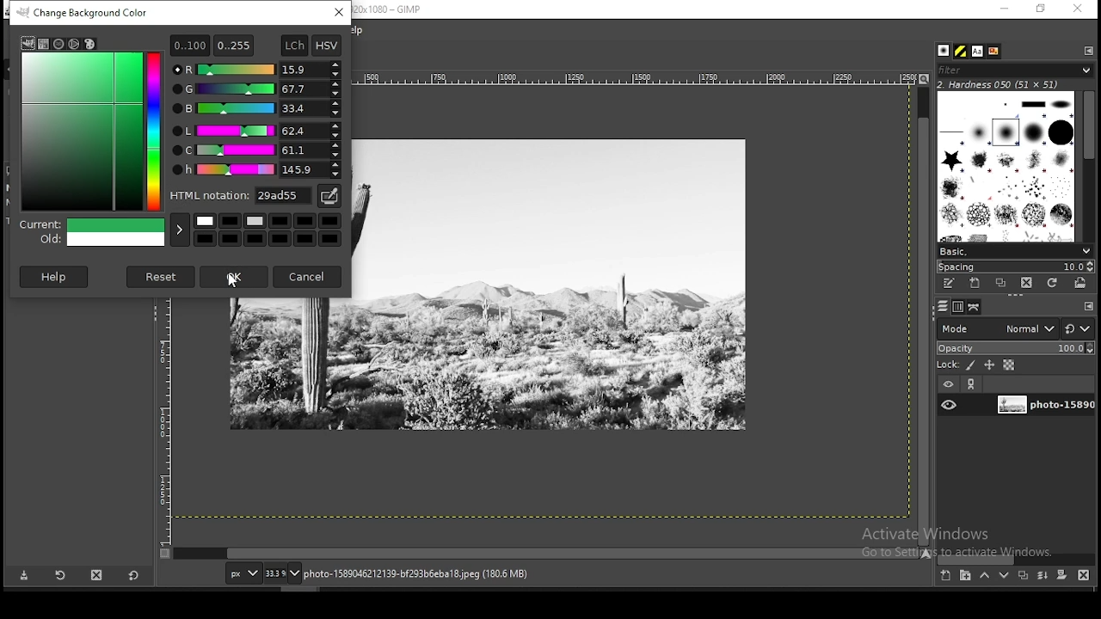 The width and height of the screenshot is (1101, 619). Describe the element at coordinates (234, 43) in the screenshot. I see `0.255` at that location.